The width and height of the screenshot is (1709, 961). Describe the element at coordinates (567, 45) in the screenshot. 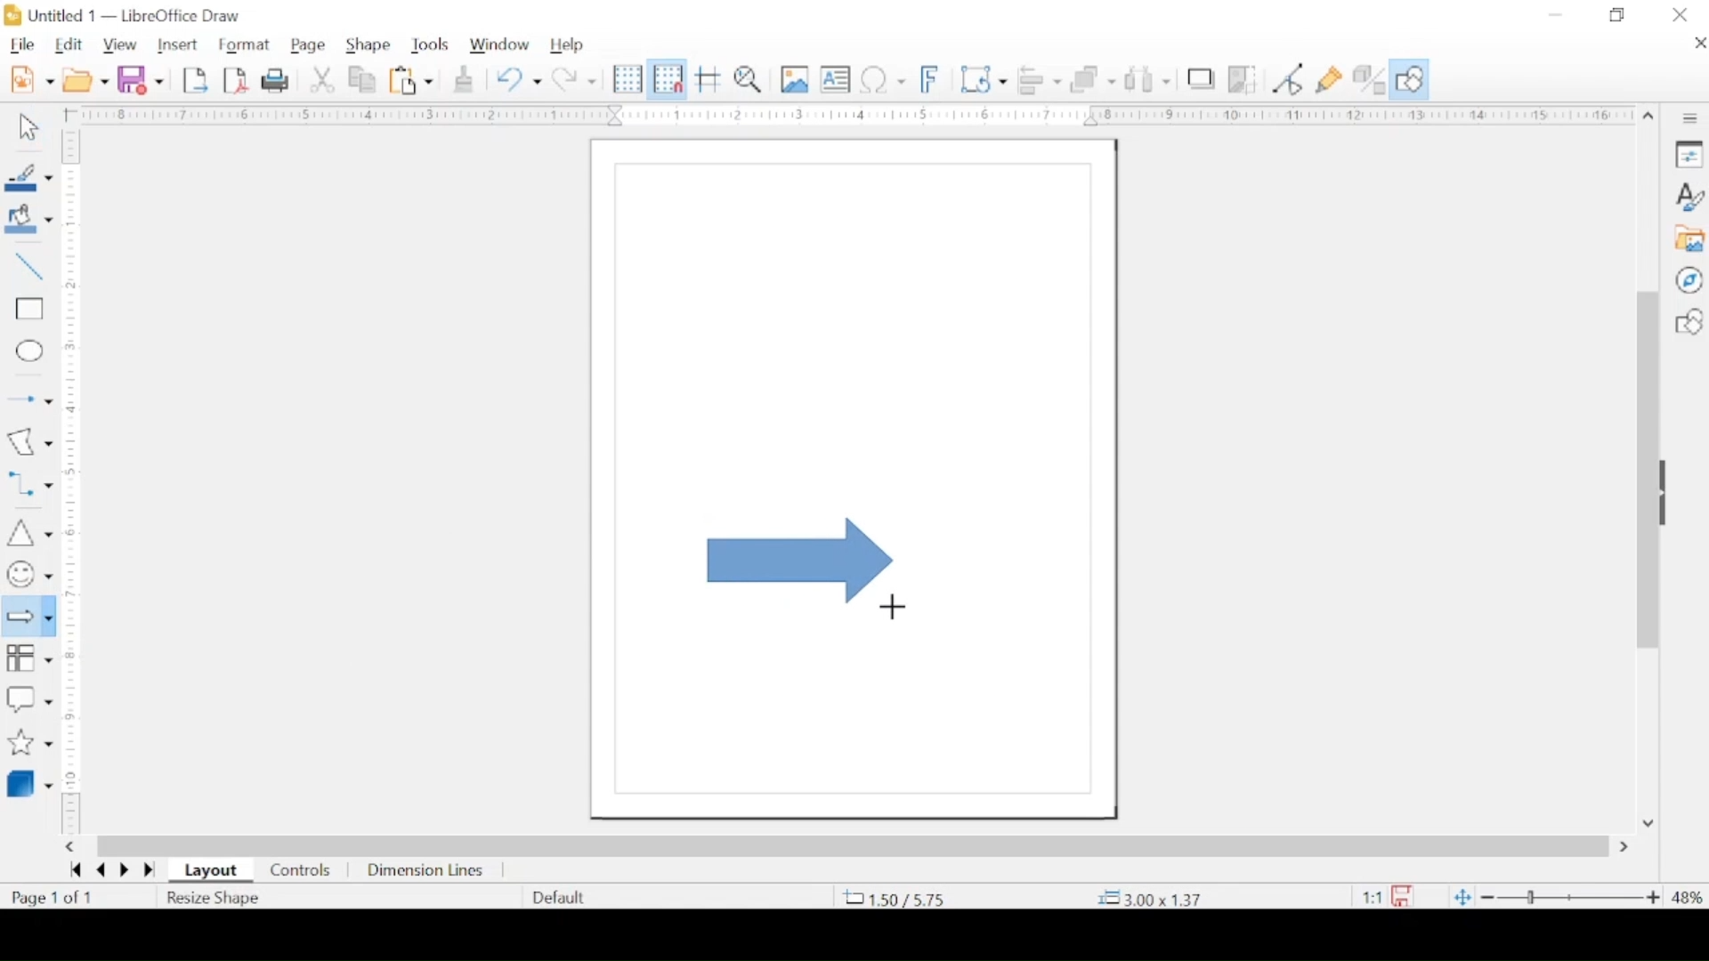

I see `help` at that location.